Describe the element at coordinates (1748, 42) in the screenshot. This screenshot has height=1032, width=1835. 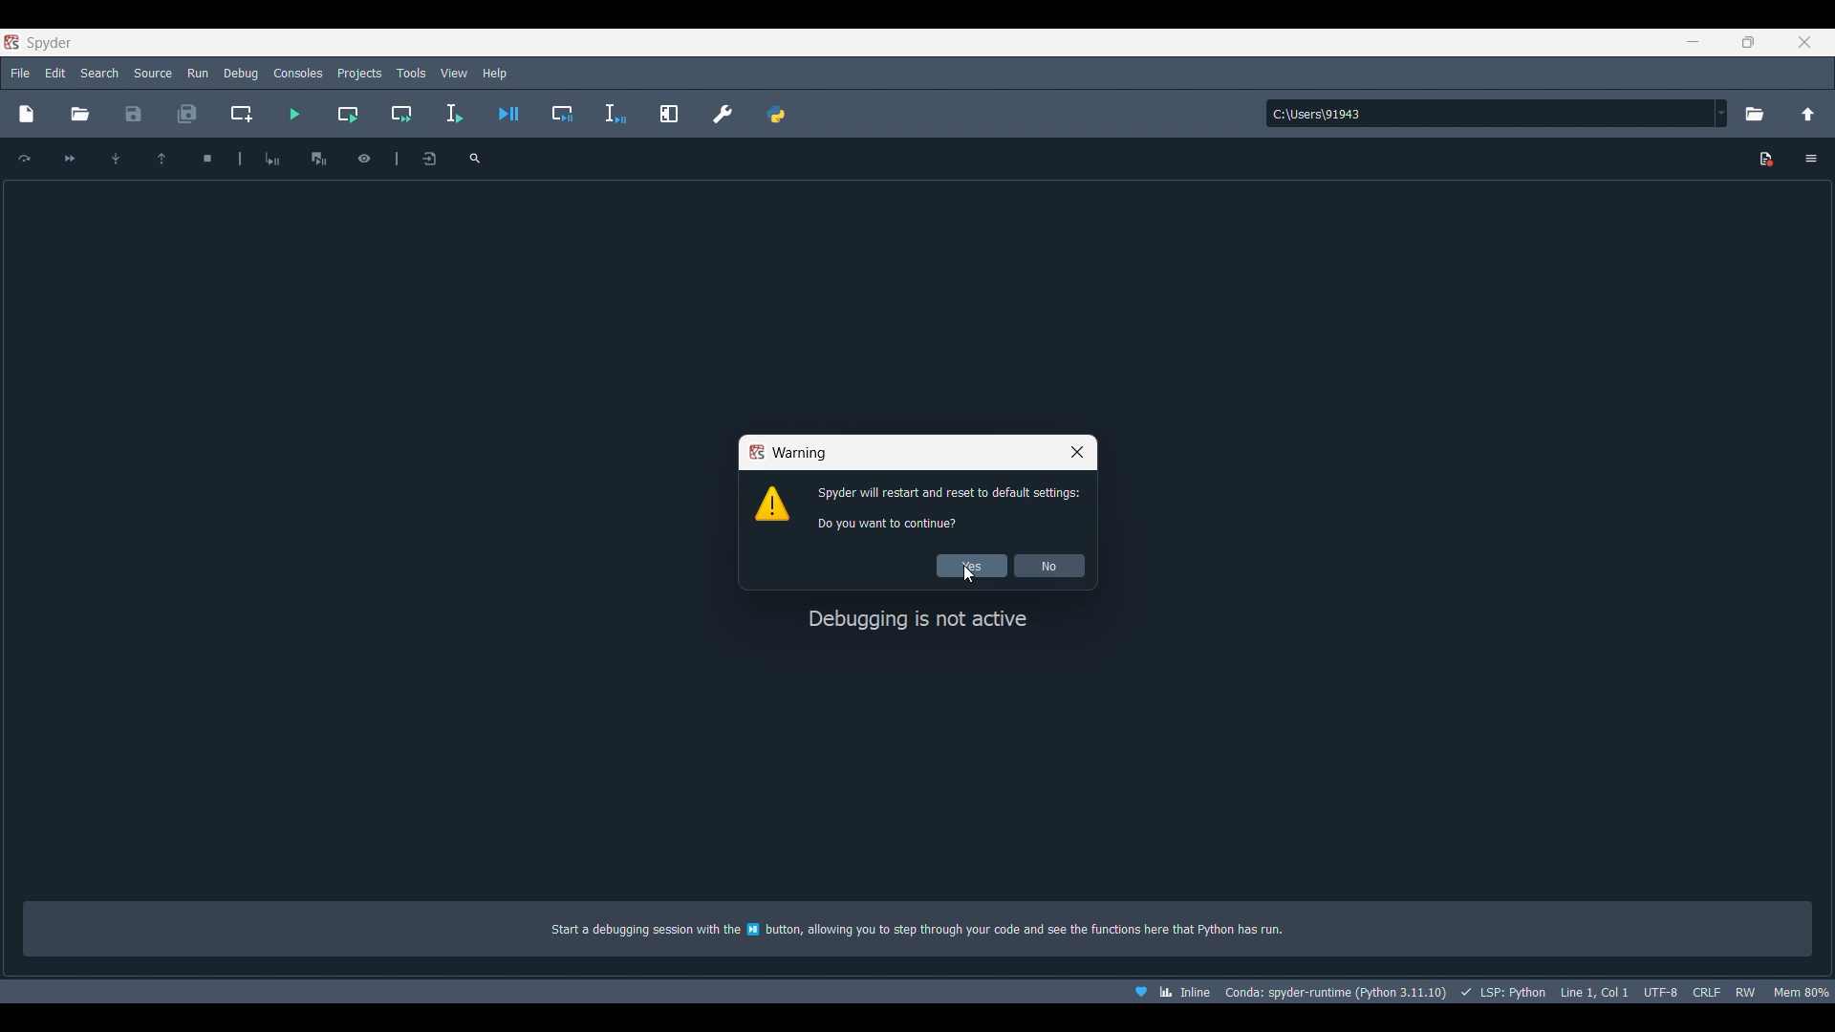
I see `Show in smaller tab` at that location.